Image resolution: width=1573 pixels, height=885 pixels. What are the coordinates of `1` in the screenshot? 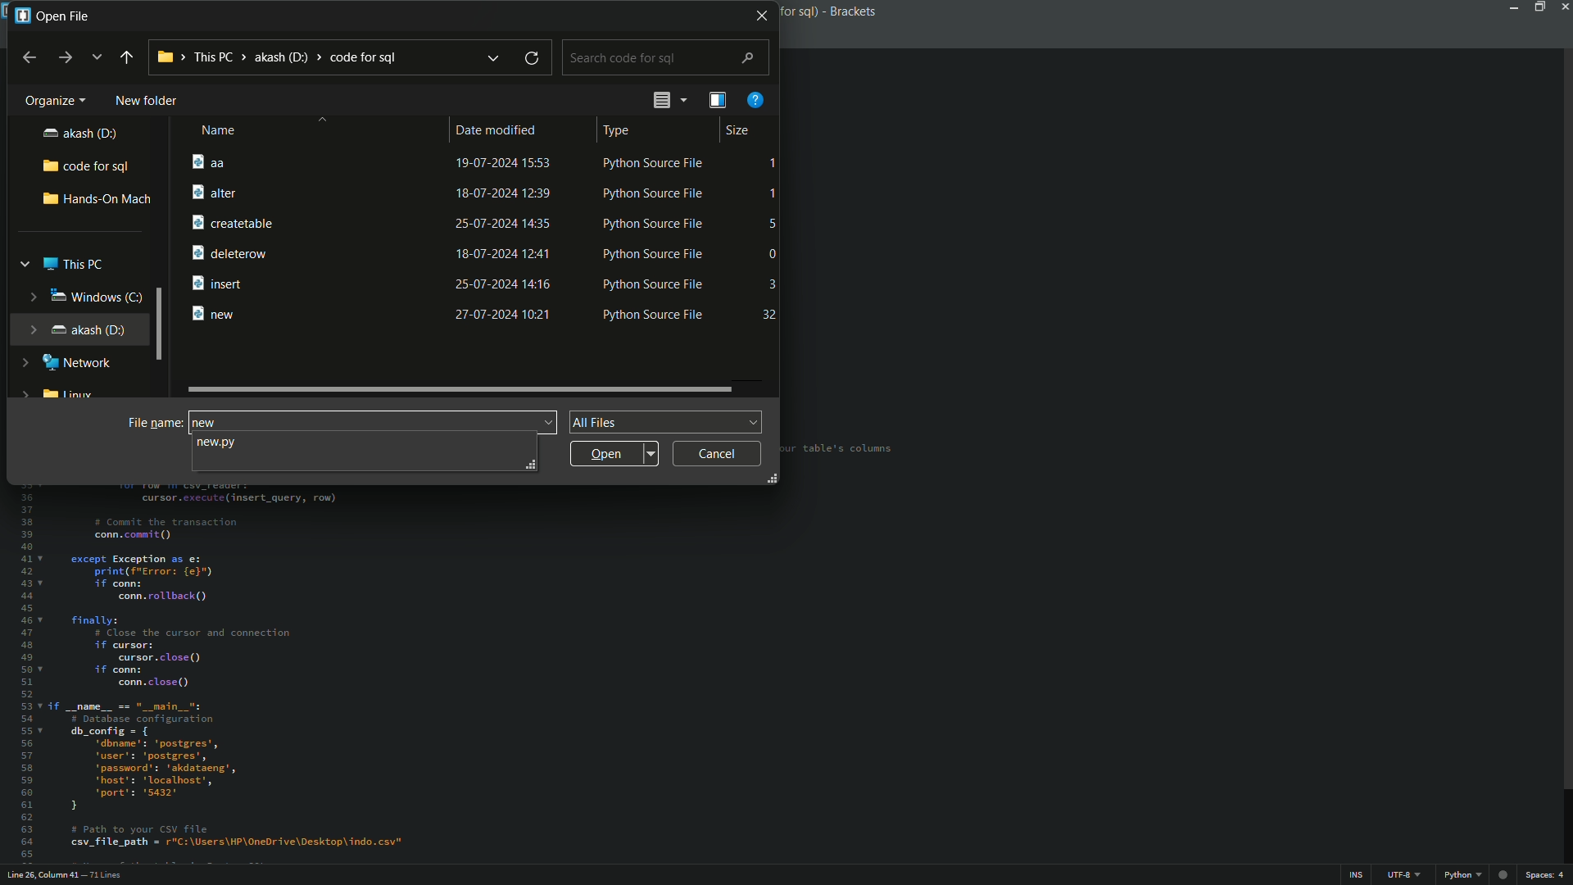 It's located at (773, 193).